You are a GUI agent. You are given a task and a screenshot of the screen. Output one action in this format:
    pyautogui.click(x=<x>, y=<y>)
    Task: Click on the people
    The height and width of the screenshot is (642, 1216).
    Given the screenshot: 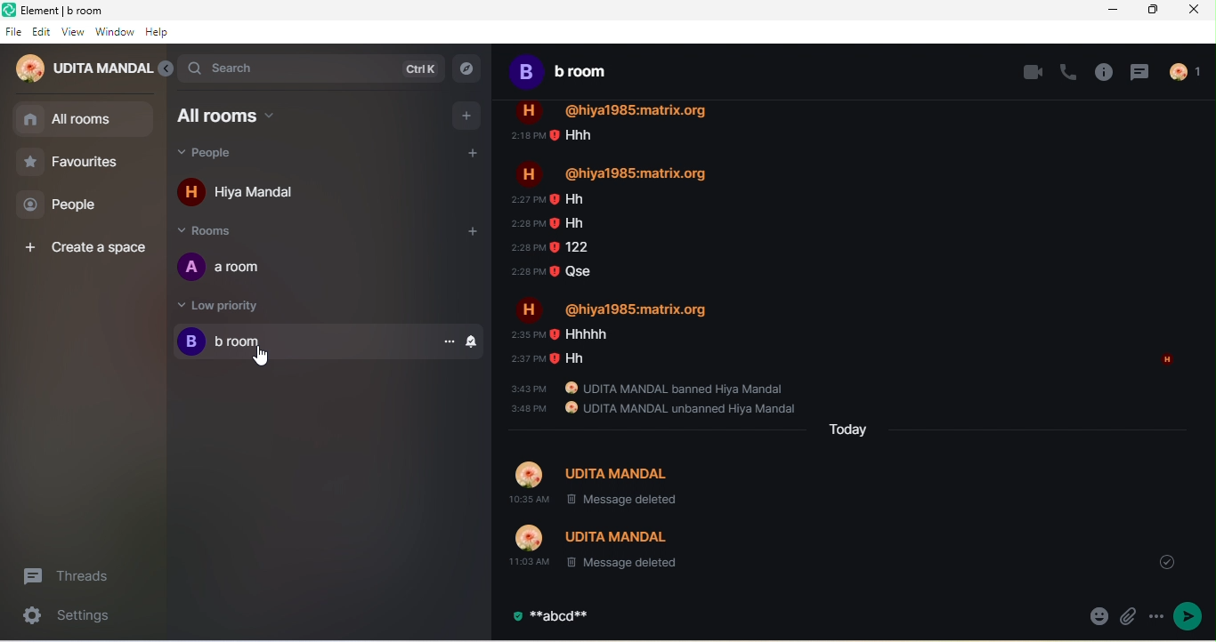 What is the action you would take?
    pyautogui.click(x=1185, y=71)
    